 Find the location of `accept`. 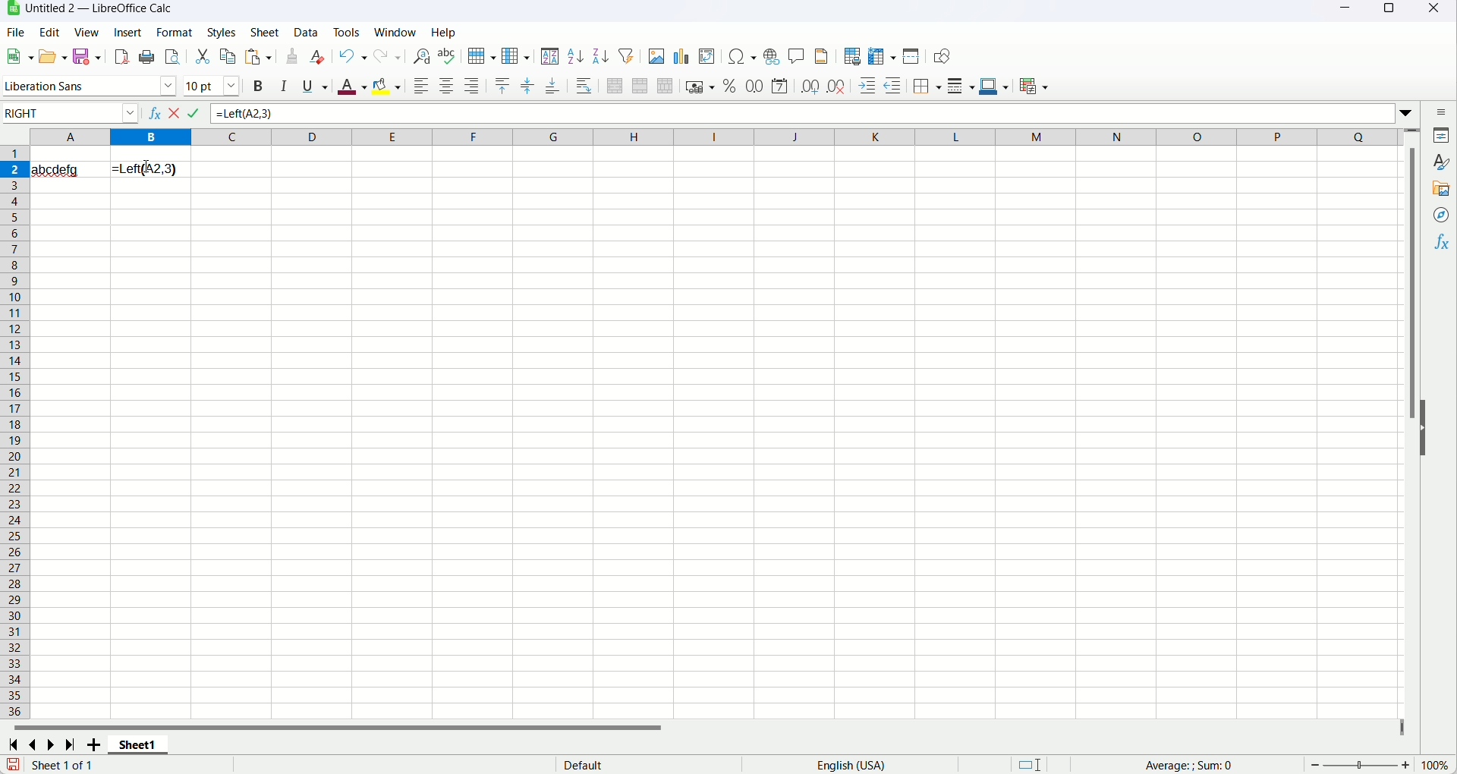

accept is located at coordinates (194, 113).